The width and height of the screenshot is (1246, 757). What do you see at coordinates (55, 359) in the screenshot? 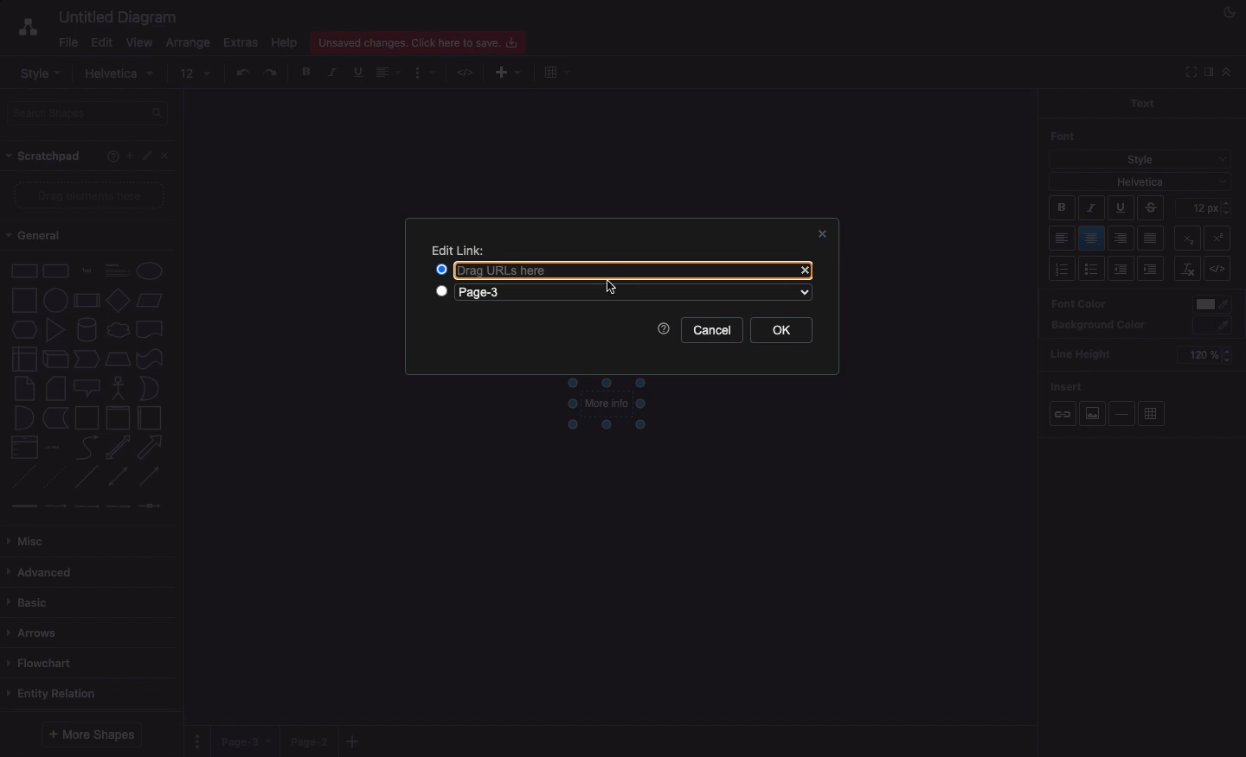
I see `cube` at bounding box center [55, 359].